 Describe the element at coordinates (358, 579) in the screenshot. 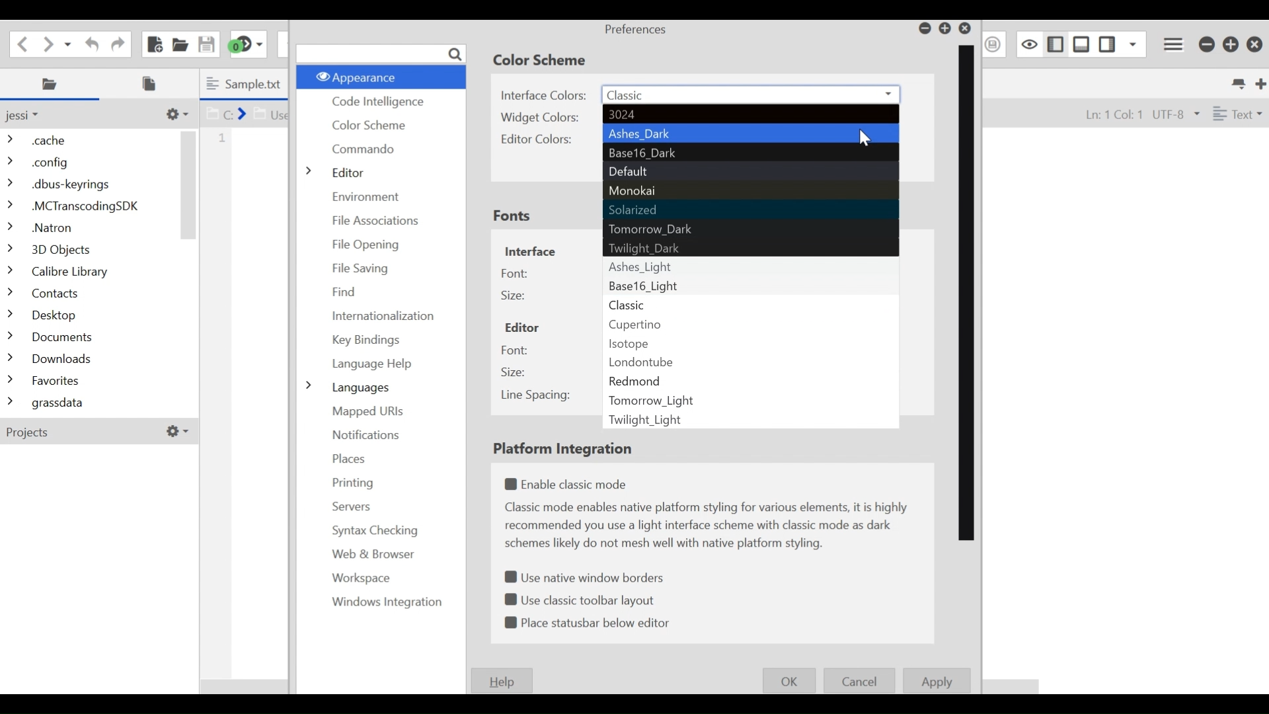

I see `Workplace` at that location.